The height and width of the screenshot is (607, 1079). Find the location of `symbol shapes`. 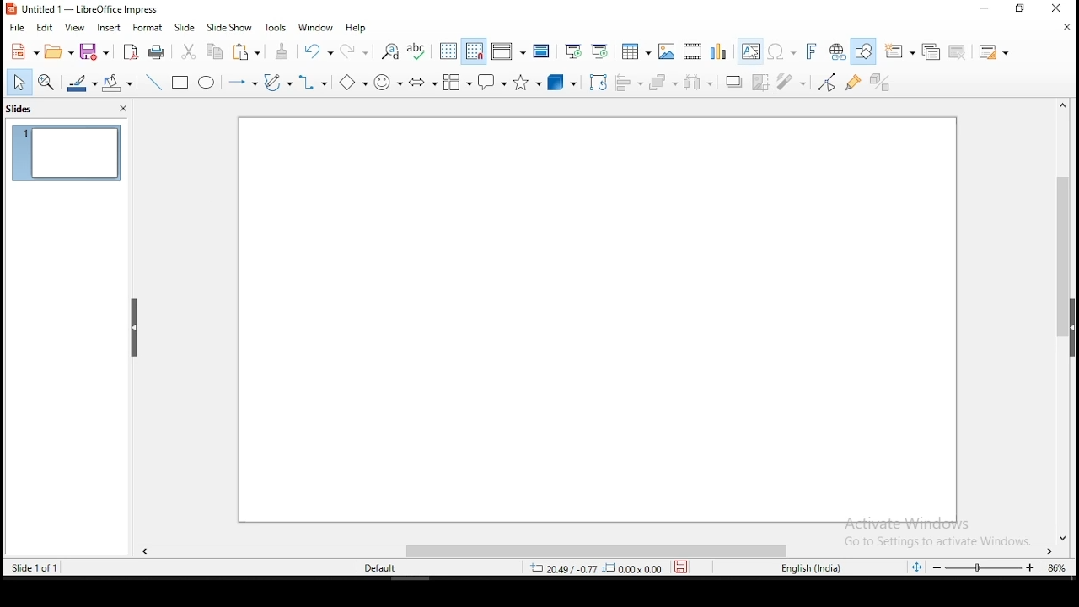

symbol shapes is located at coordinates (388, 83).